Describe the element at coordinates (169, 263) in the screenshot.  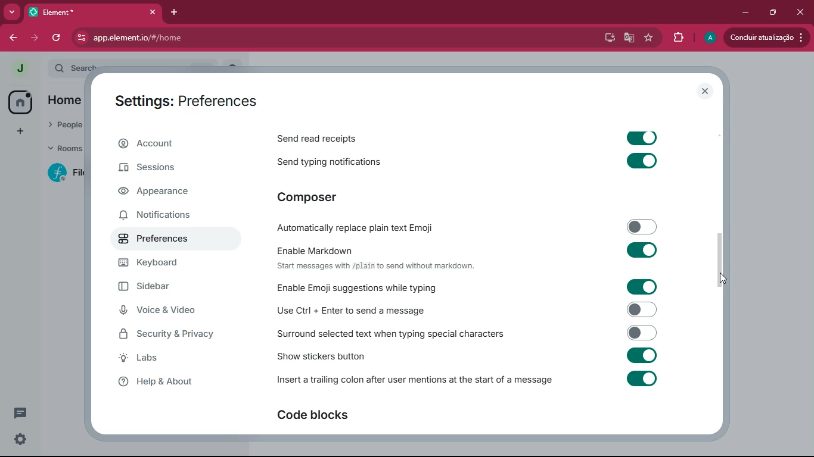
I see `keyboard` at that location.